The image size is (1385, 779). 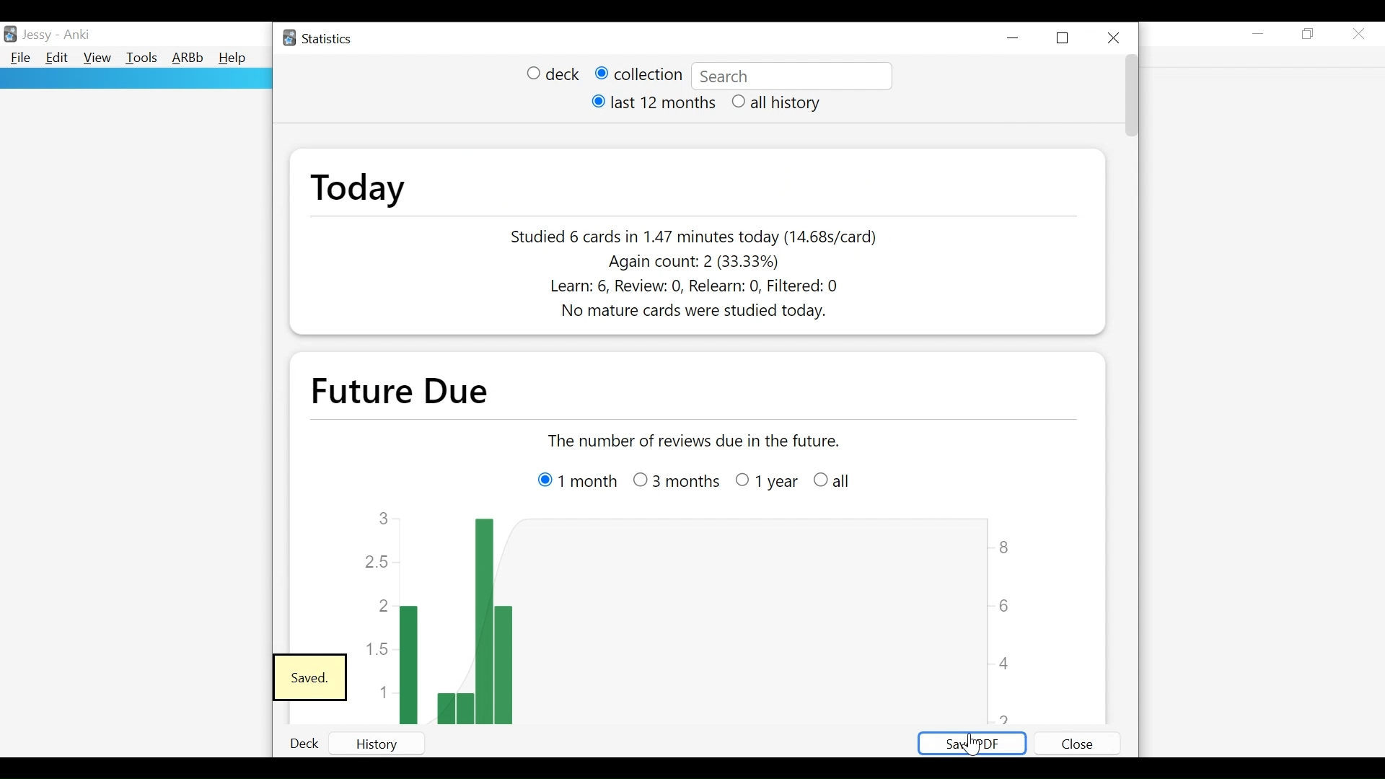 I want to click on deck:current, so click(x=791, y=76).